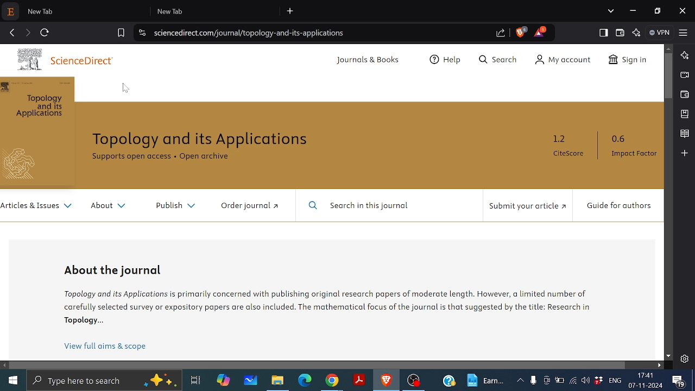 Image resolution: width=695 pixels, height=391 pixels. Describe the element at coordinates (520, 380) in the screenshot. I see `show hidden icons` at that location.